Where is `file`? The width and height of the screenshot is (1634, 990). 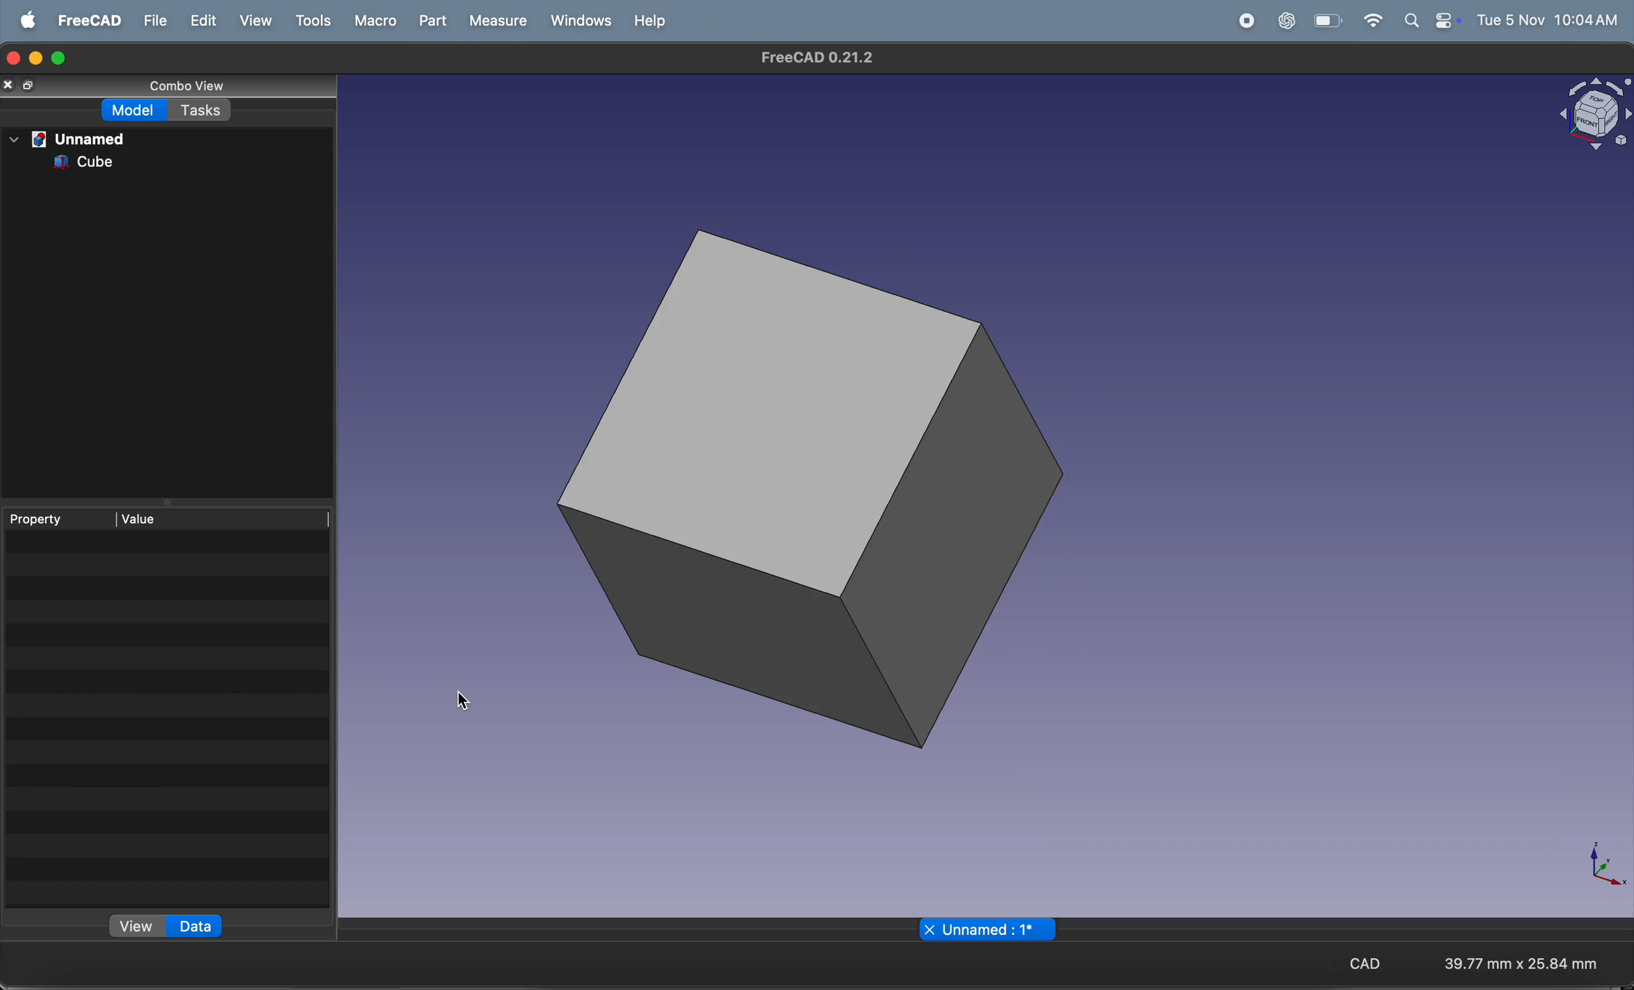 file is located at coordinates (149, 21).